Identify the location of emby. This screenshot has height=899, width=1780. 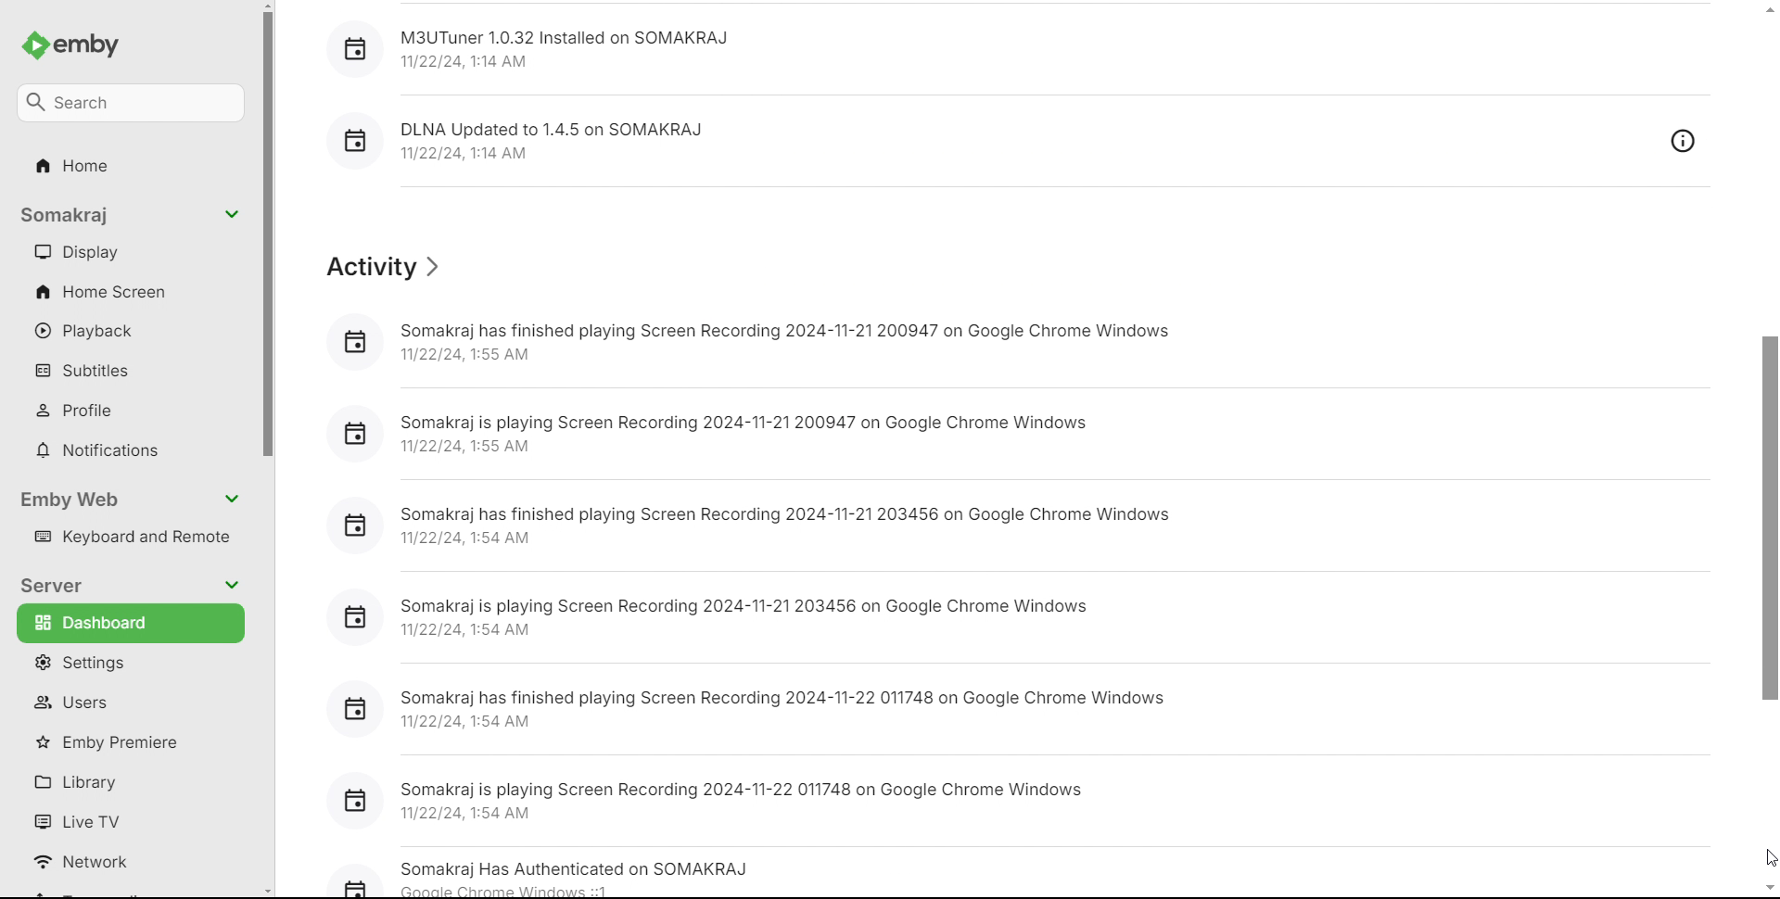
(92, 47).